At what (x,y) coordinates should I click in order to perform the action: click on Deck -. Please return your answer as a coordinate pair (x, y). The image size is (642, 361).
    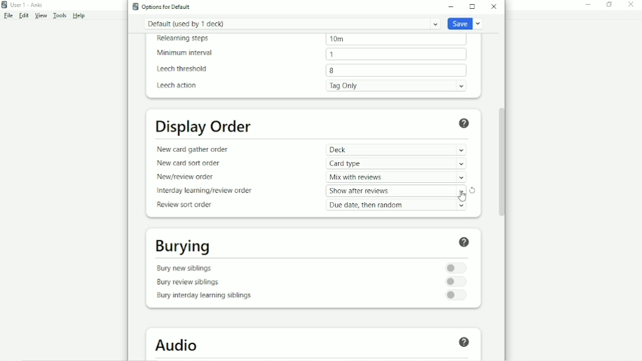
    Looking at the image, I should click on (396, 150).